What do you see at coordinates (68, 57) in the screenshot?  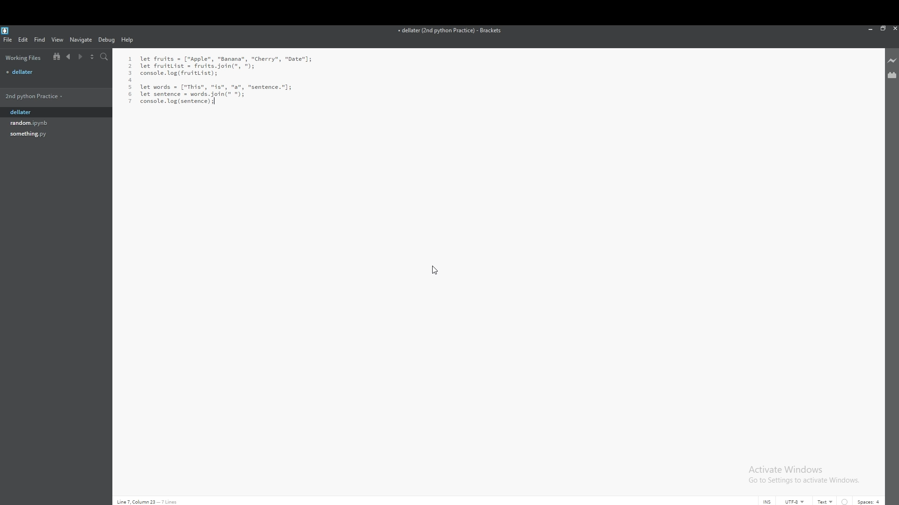 I see `previous` at bounding box center [68, 57].